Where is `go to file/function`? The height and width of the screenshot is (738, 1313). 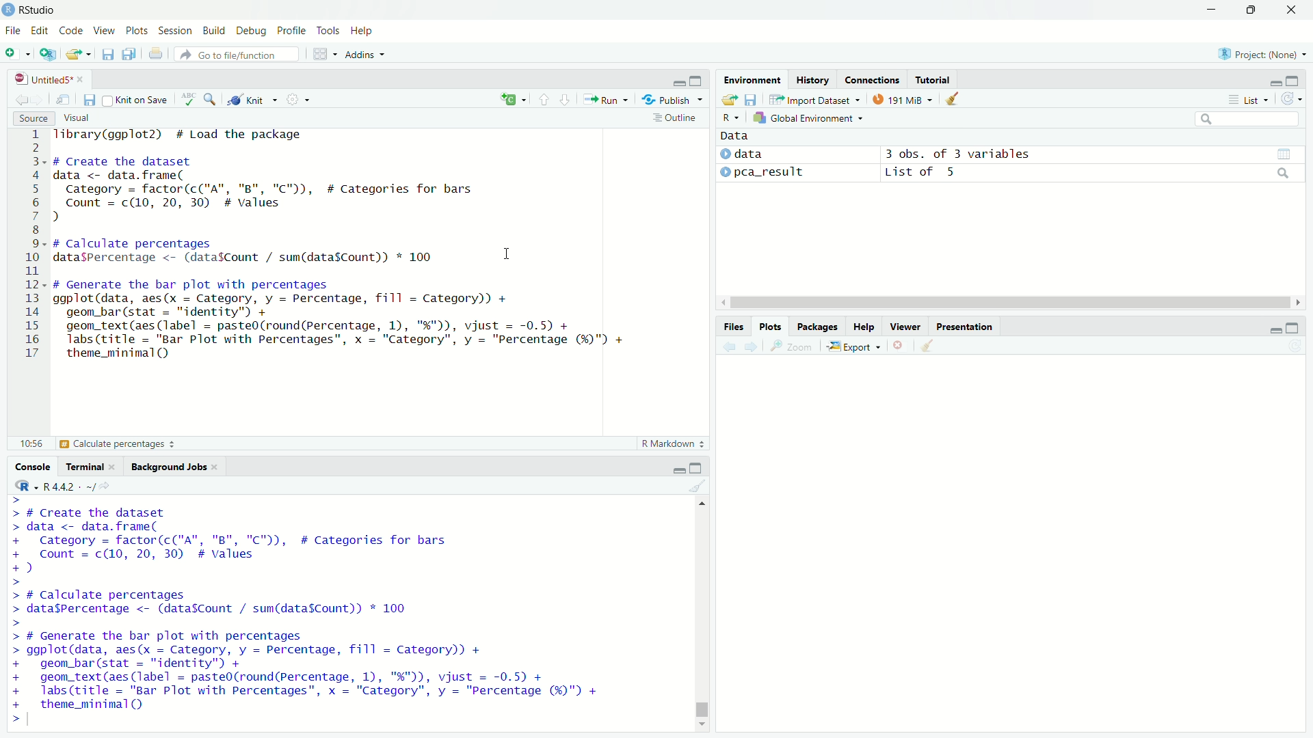 go to file/function is located at coordinates (238, 53).